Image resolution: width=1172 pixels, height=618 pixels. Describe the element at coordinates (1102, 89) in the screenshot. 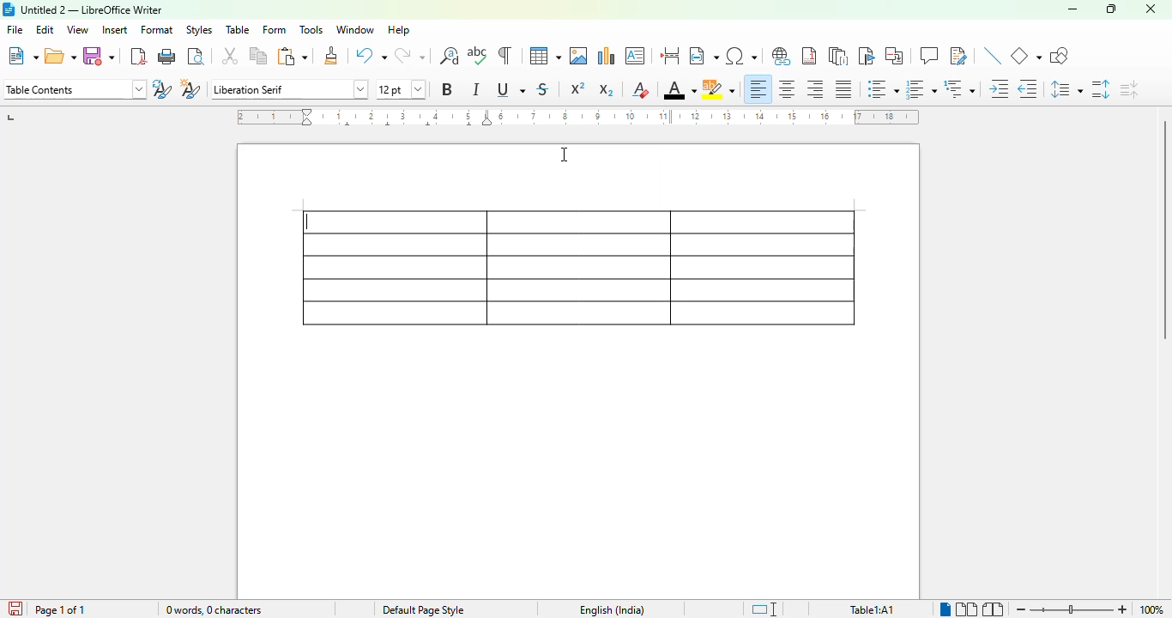

I see `increase paragraph spacing` at that location.